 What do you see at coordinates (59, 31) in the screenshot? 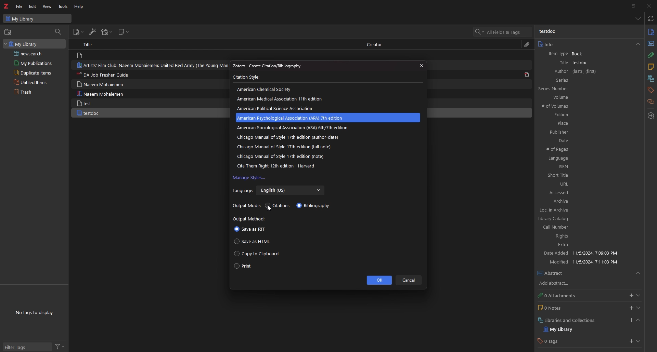
I see `filter items` at bounding box center [59, 31].